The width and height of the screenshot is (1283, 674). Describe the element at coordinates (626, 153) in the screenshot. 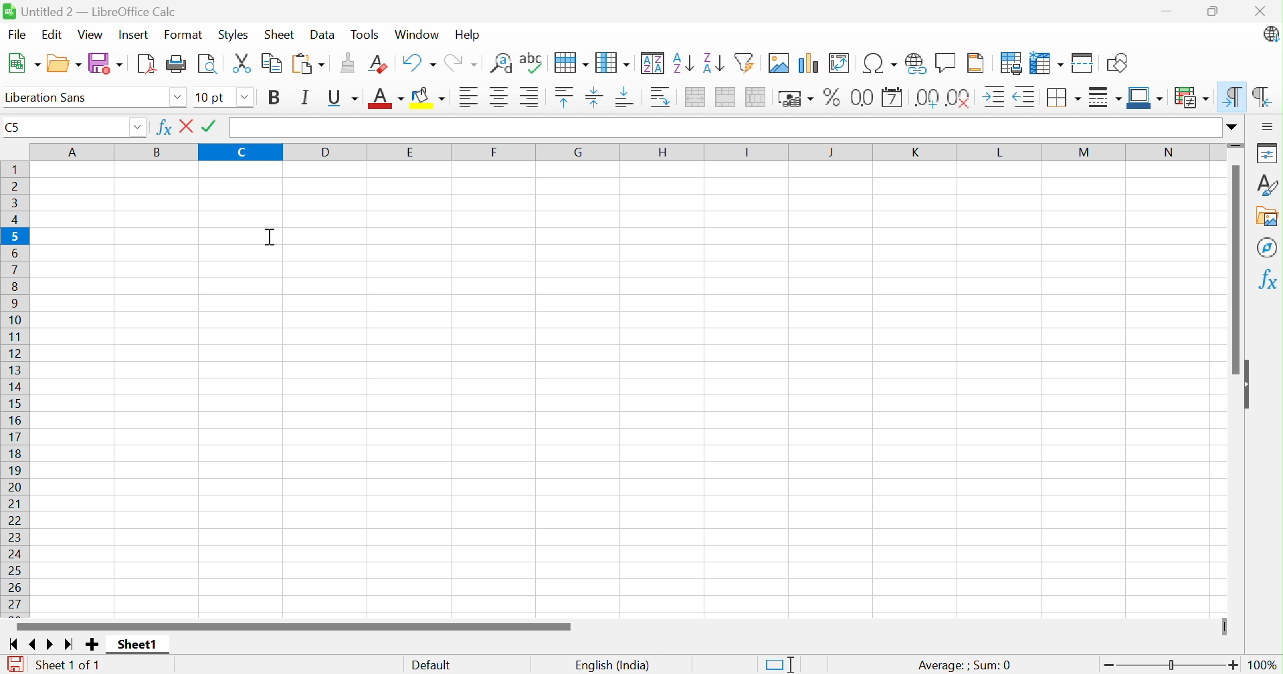

I see `Columns names` at that location.